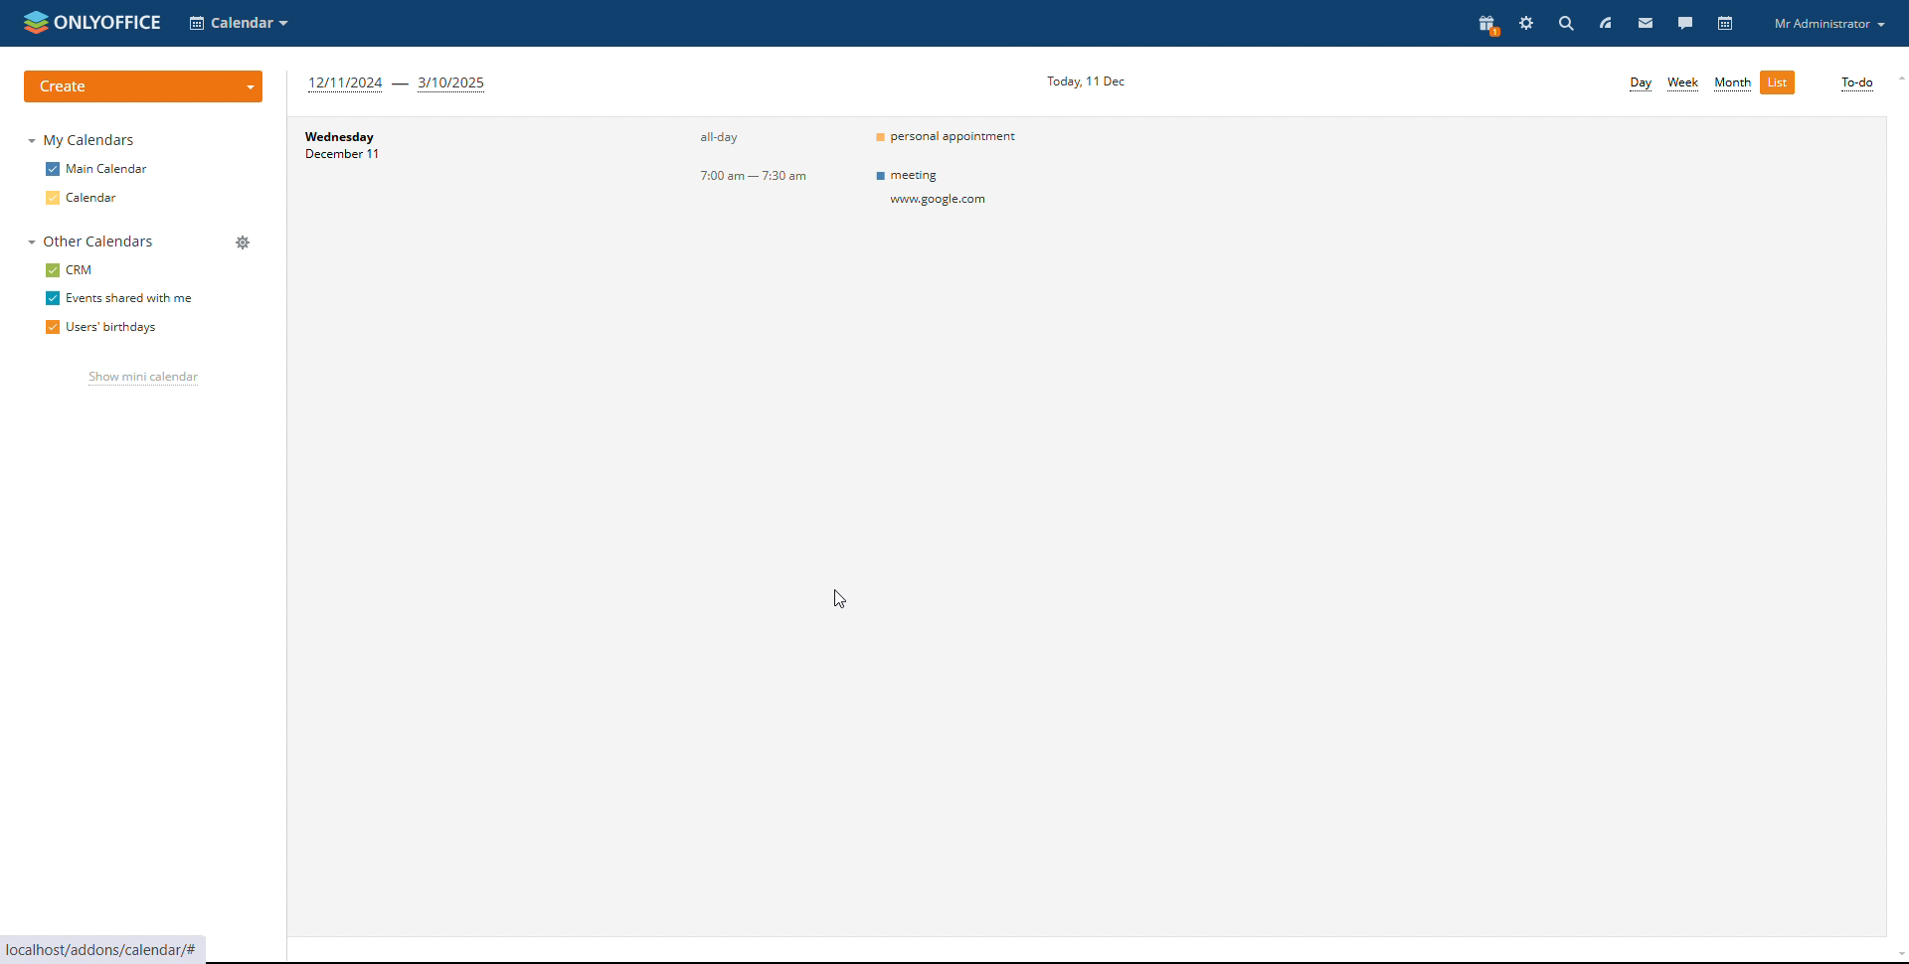  Describe the element at coordinates (246, 243) in the screenshot. I see `manage` at that location.